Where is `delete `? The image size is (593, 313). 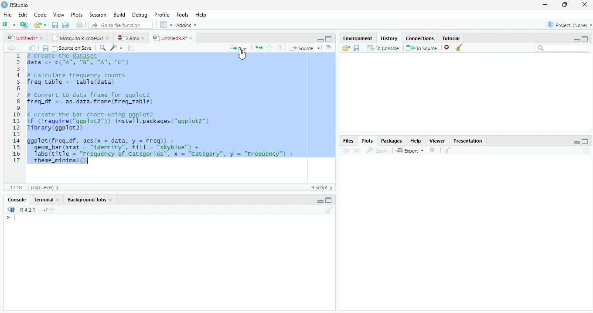
delete  is located at coordinates (433, 150).